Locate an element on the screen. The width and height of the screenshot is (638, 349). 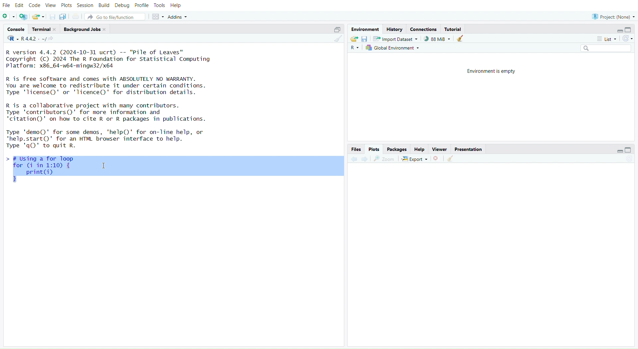
presentation is located at coordinates (469, 150).